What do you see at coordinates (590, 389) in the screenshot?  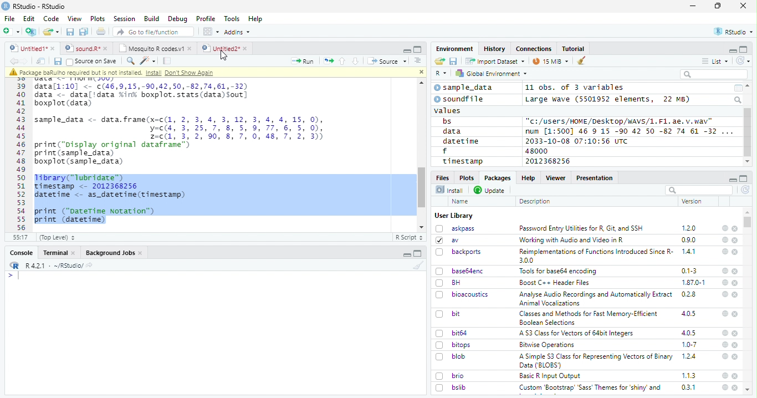 I see `Custom ‘Bootstrap’ ‘Sass’ Themes for ‘shiny’ and` at bounding box center [590, 389].